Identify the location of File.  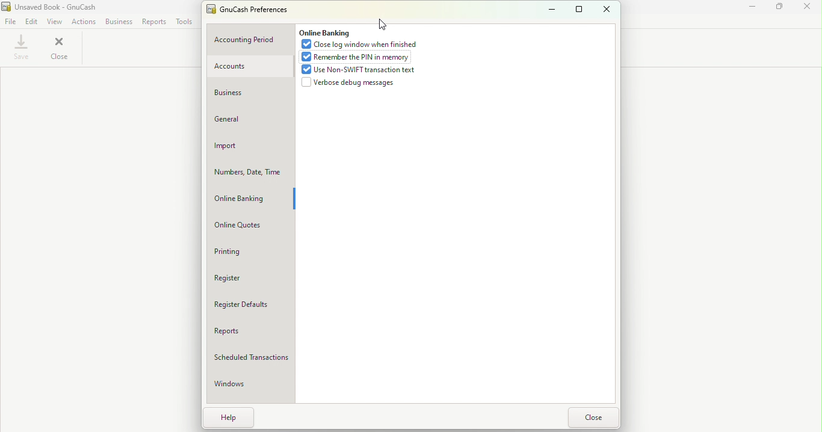
(11, 22).